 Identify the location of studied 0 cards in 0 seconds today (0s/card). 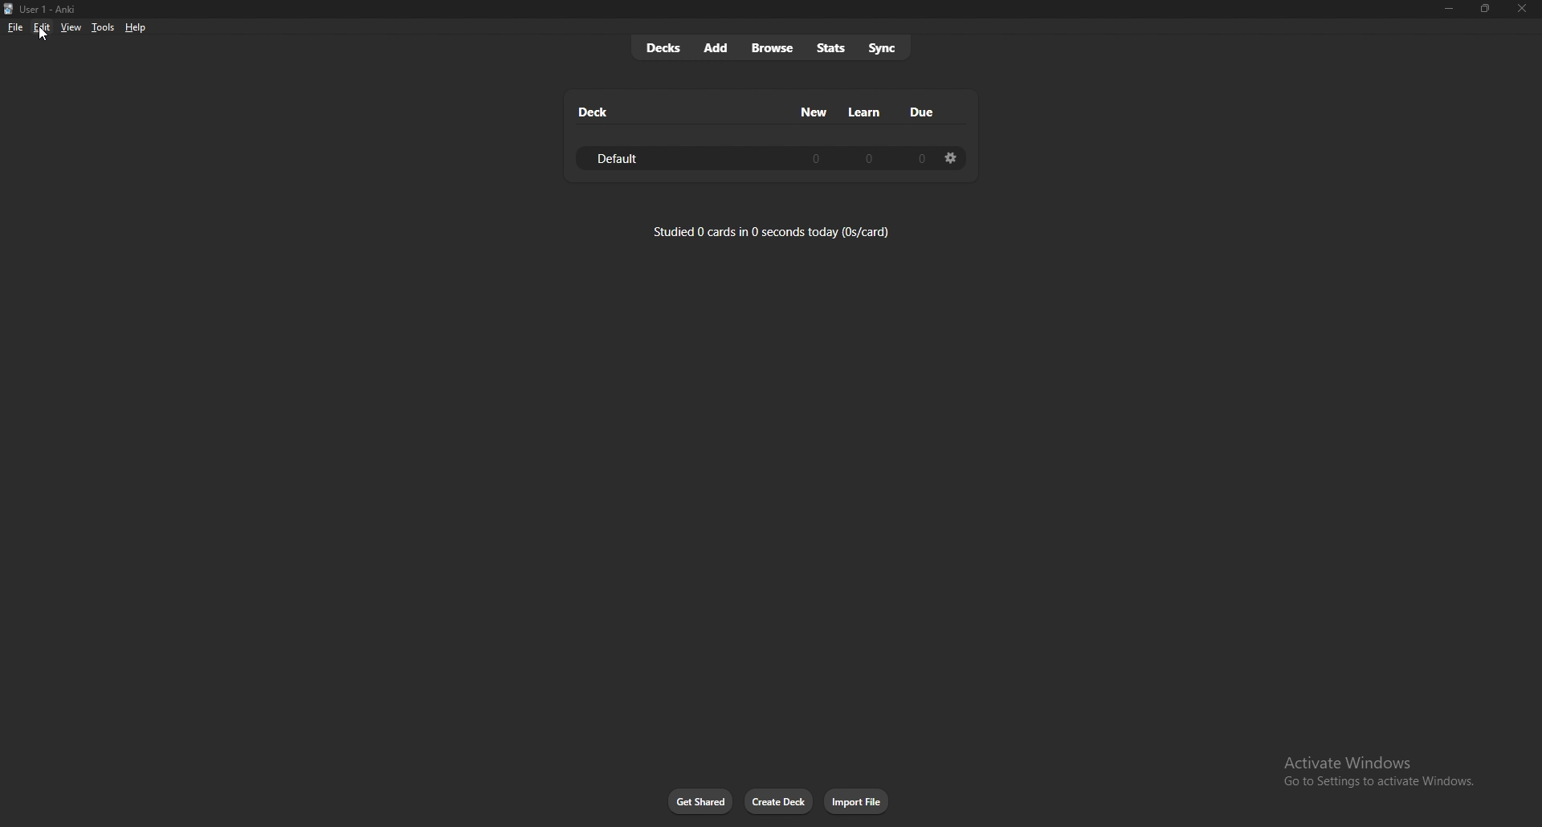
(773, 231).